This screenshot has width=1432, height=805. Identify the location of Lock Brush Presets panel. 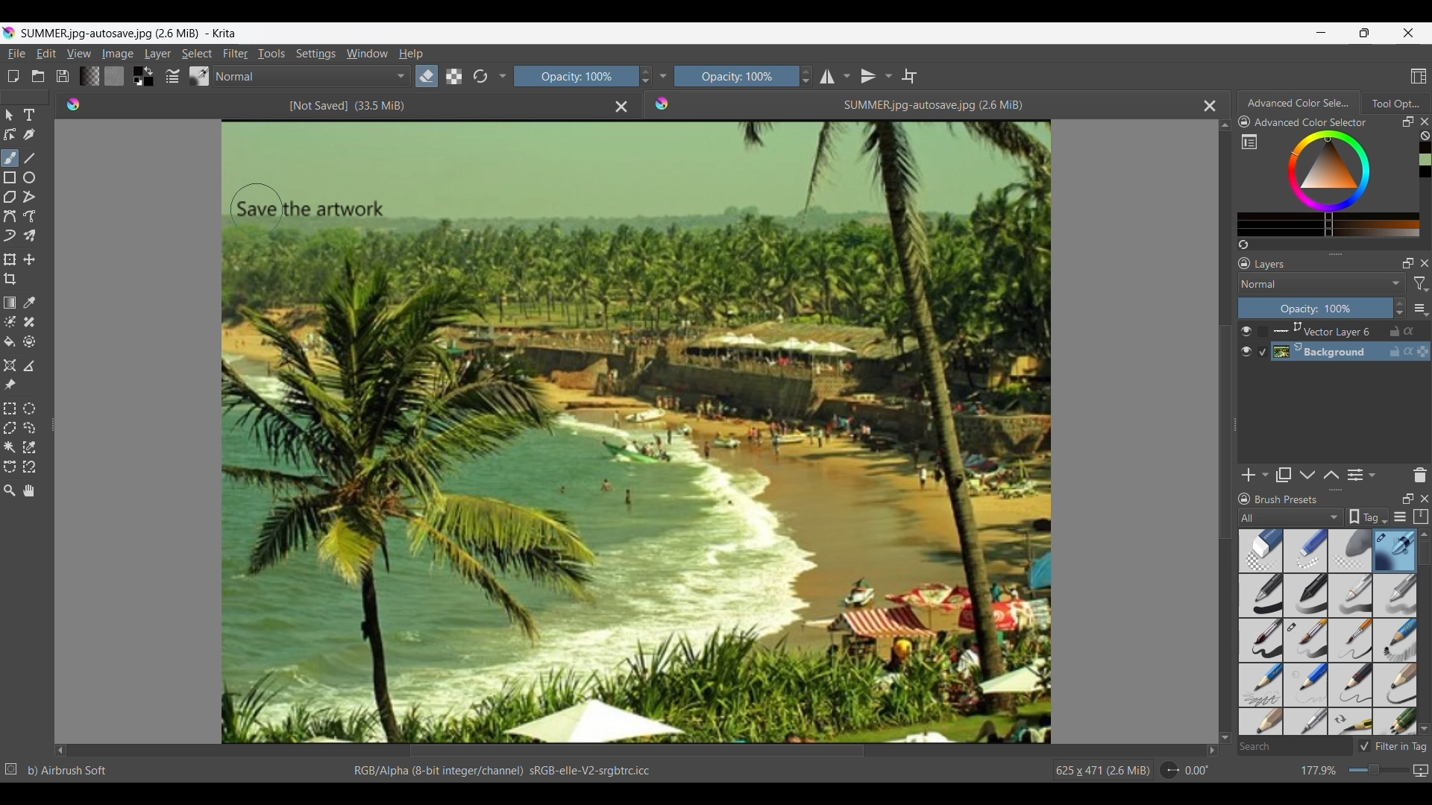
(1245, 501).